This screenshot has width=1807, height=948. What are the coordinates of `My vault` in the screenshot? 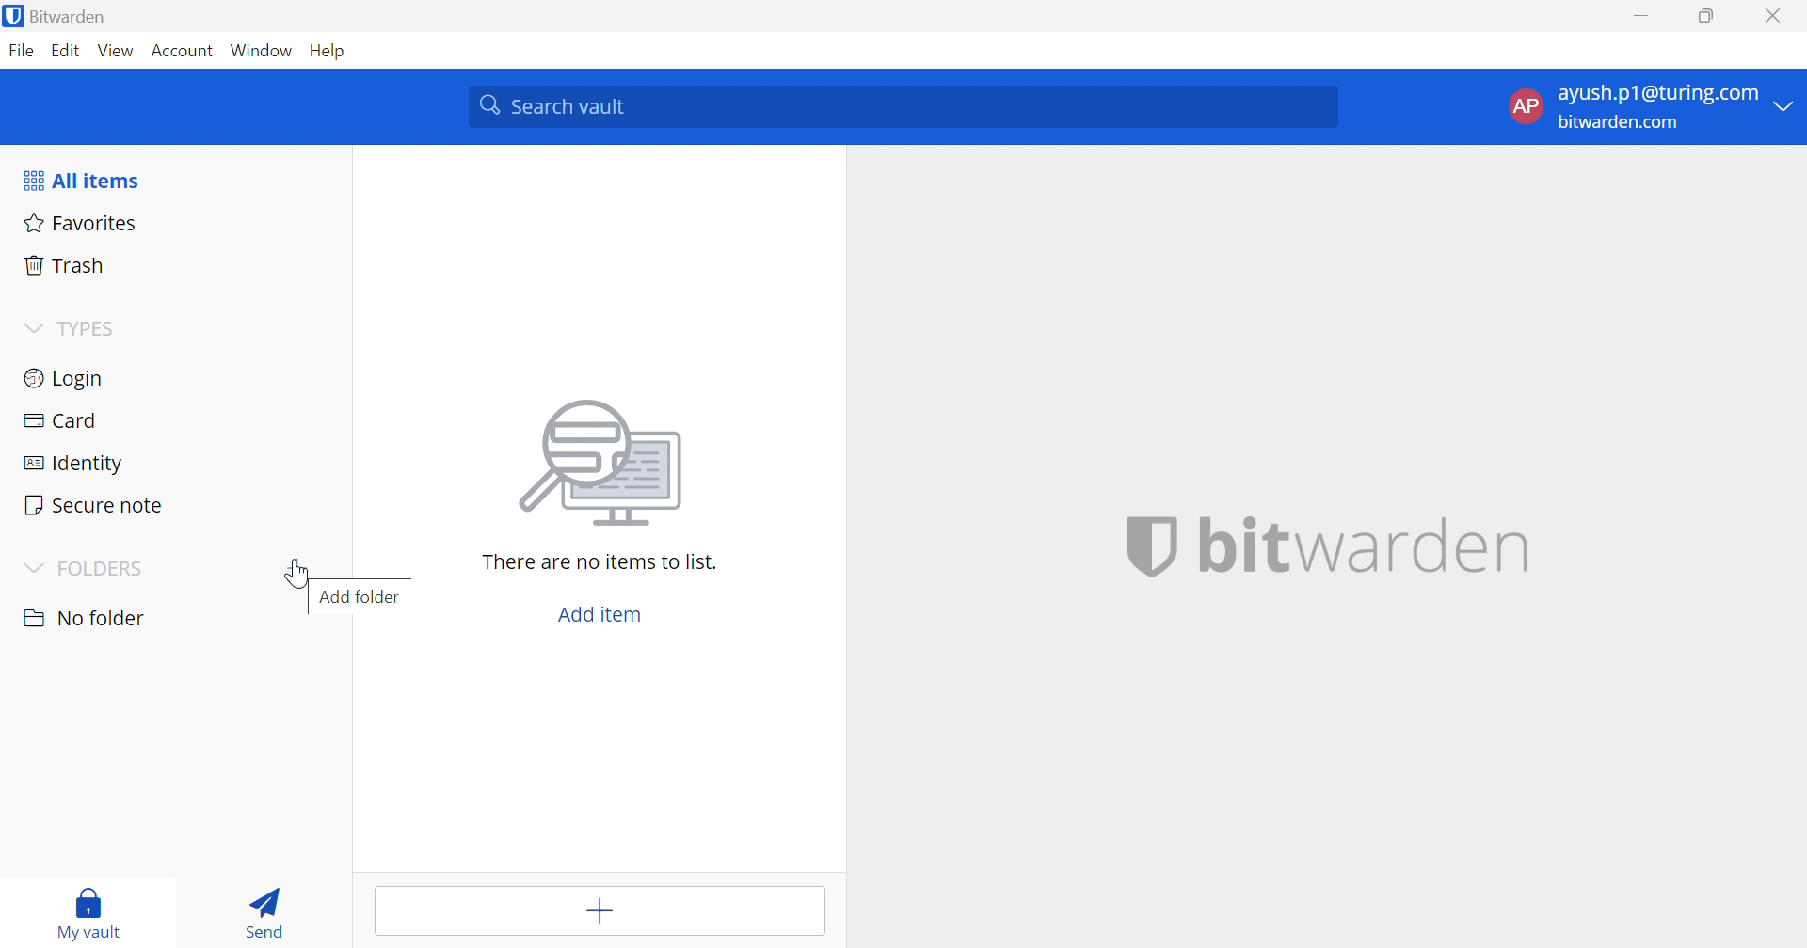 It's located at (84, 913).